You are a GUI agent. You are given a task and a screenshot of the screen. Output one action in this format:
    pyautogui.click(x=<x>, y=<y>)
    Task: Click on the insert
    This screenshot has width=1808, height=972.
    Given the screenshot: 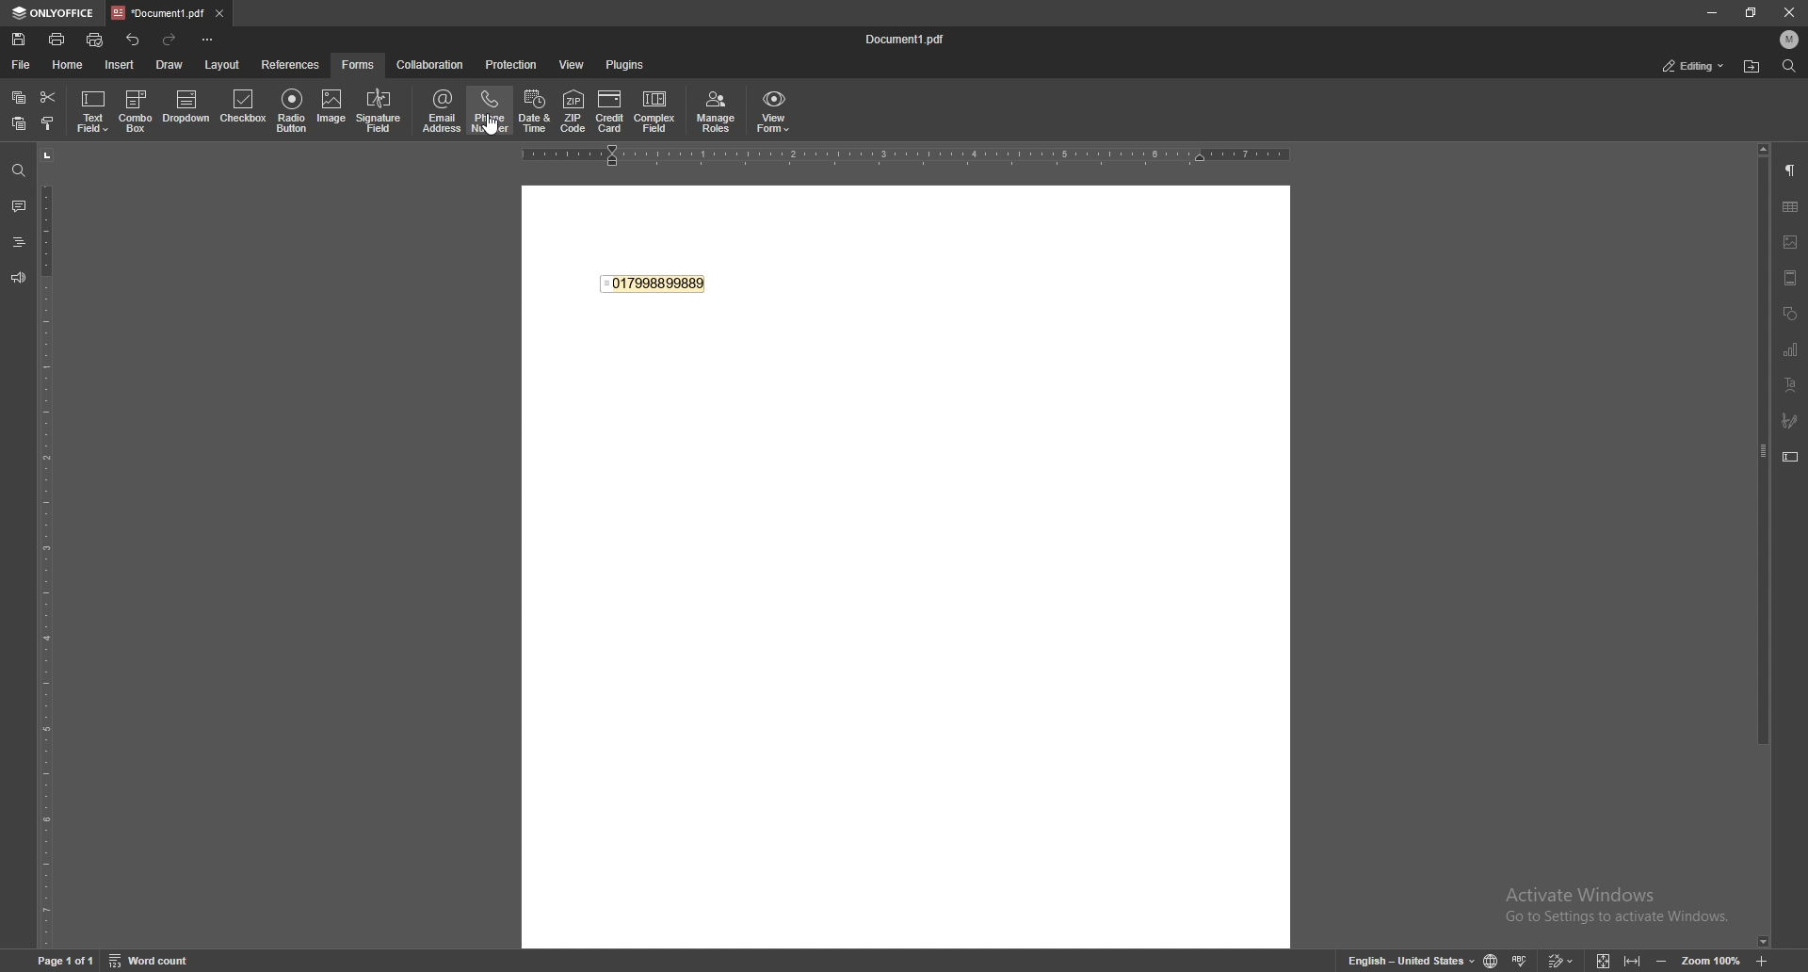 What is the action you would take?
    pyautogui.click(x=121, y=65)
    